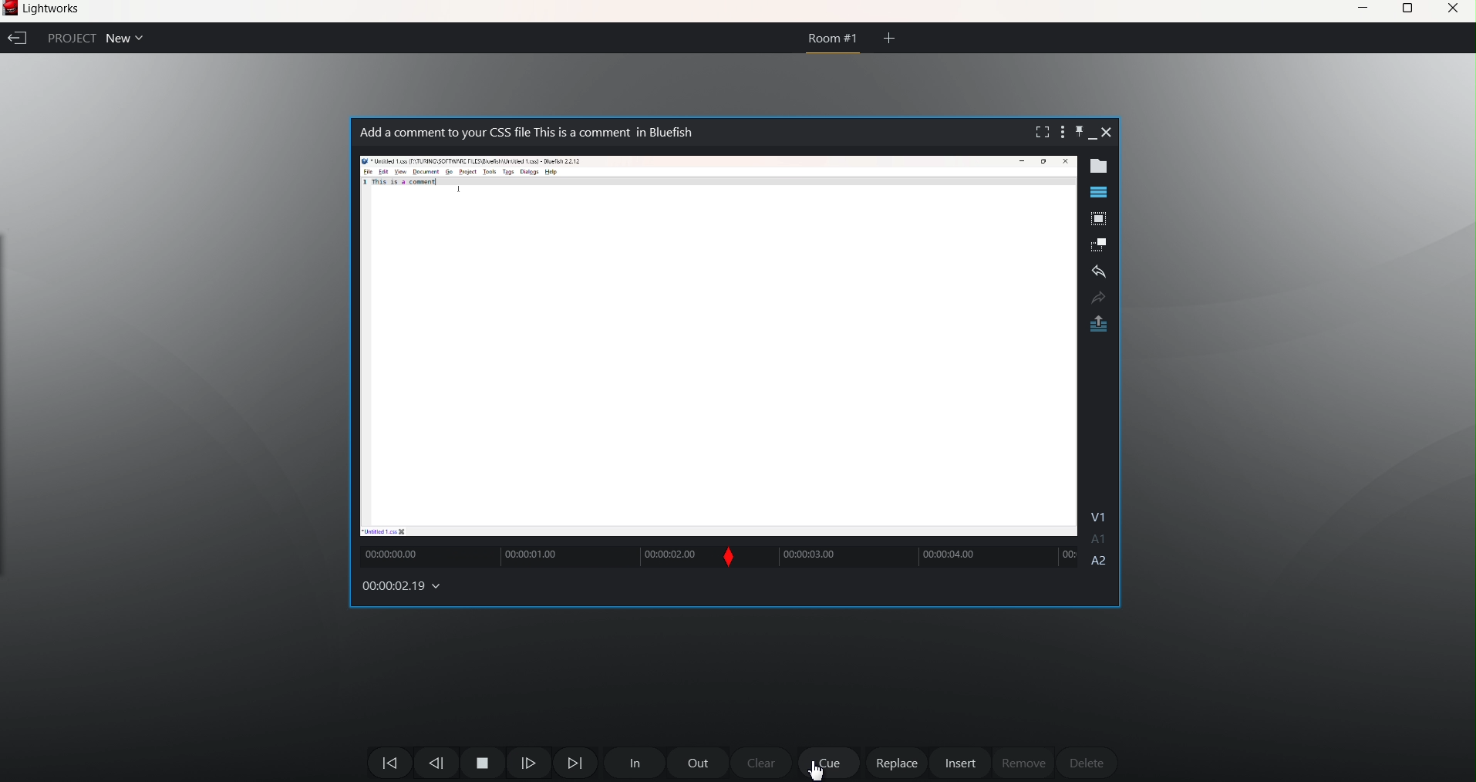  I want to click on Project, so click(69, 37).